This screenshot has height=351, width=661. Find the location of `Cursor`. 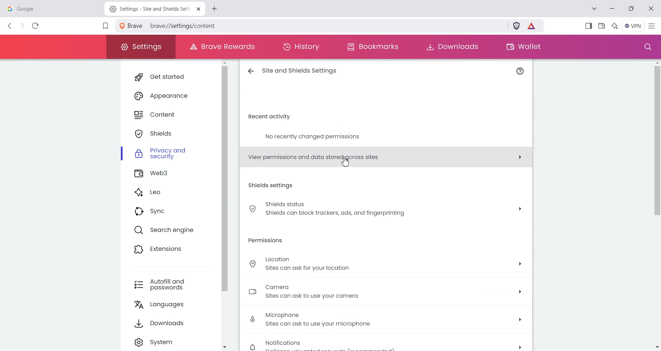

Cursor is located at coordinates (346, 162).